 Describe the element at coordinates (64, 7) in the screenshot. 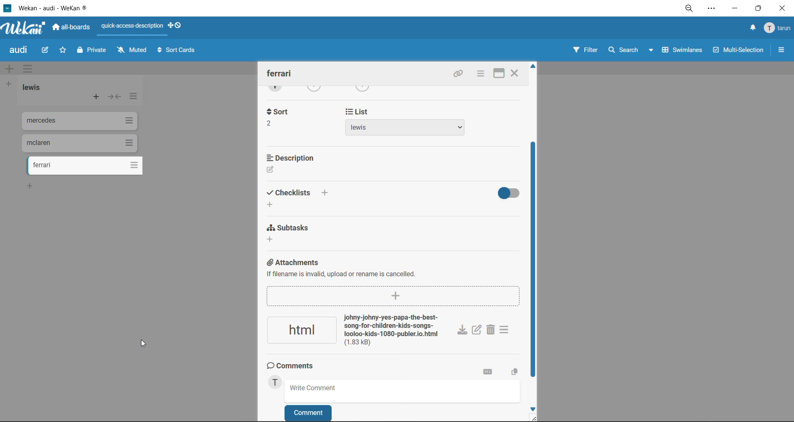

I see `app title` at that location.